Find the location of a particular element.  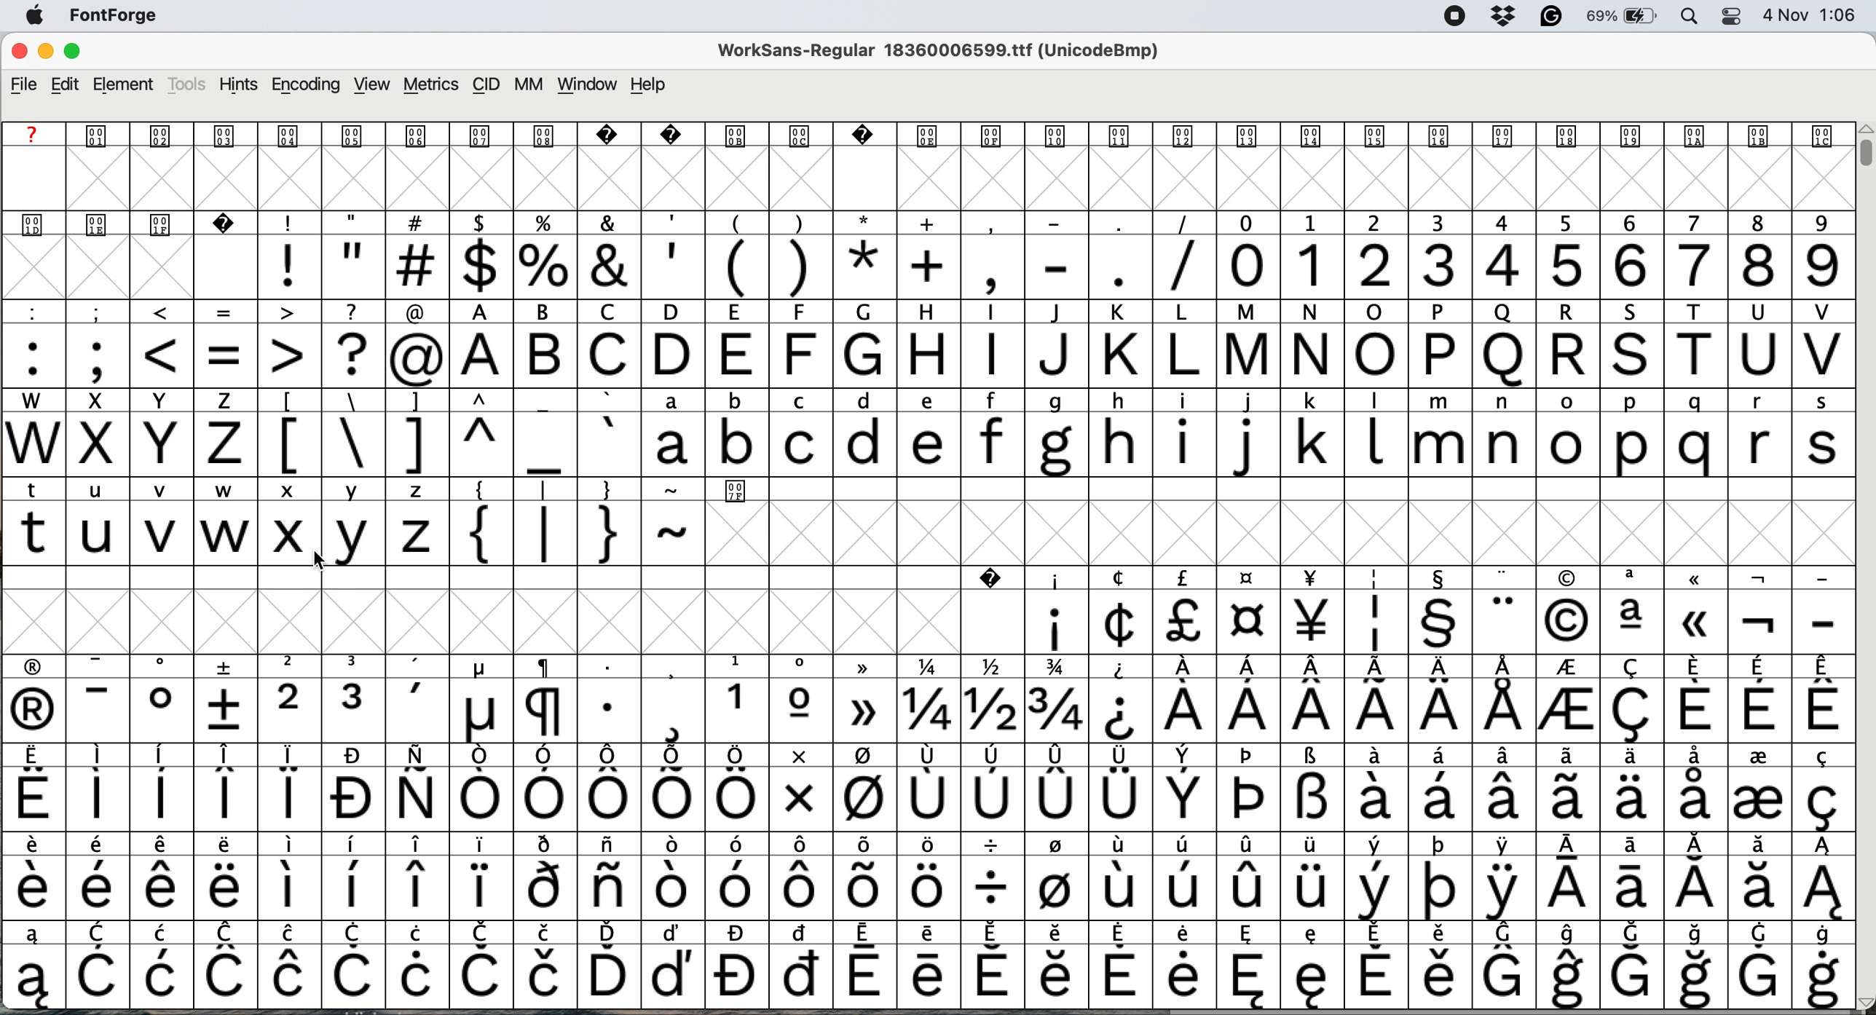

edit is located at coordinates (67, 84).